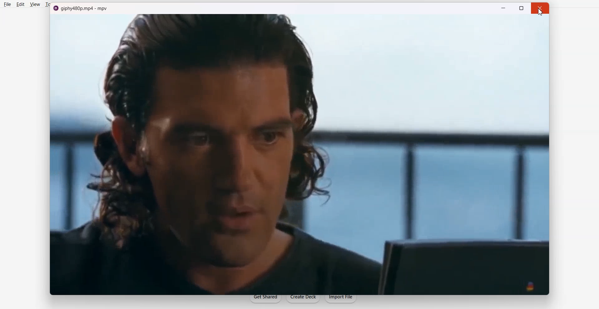  What do you see at coordinates (265, 300) in the screenshot?
I see `Get Shared` at bounding box center [265, 300].